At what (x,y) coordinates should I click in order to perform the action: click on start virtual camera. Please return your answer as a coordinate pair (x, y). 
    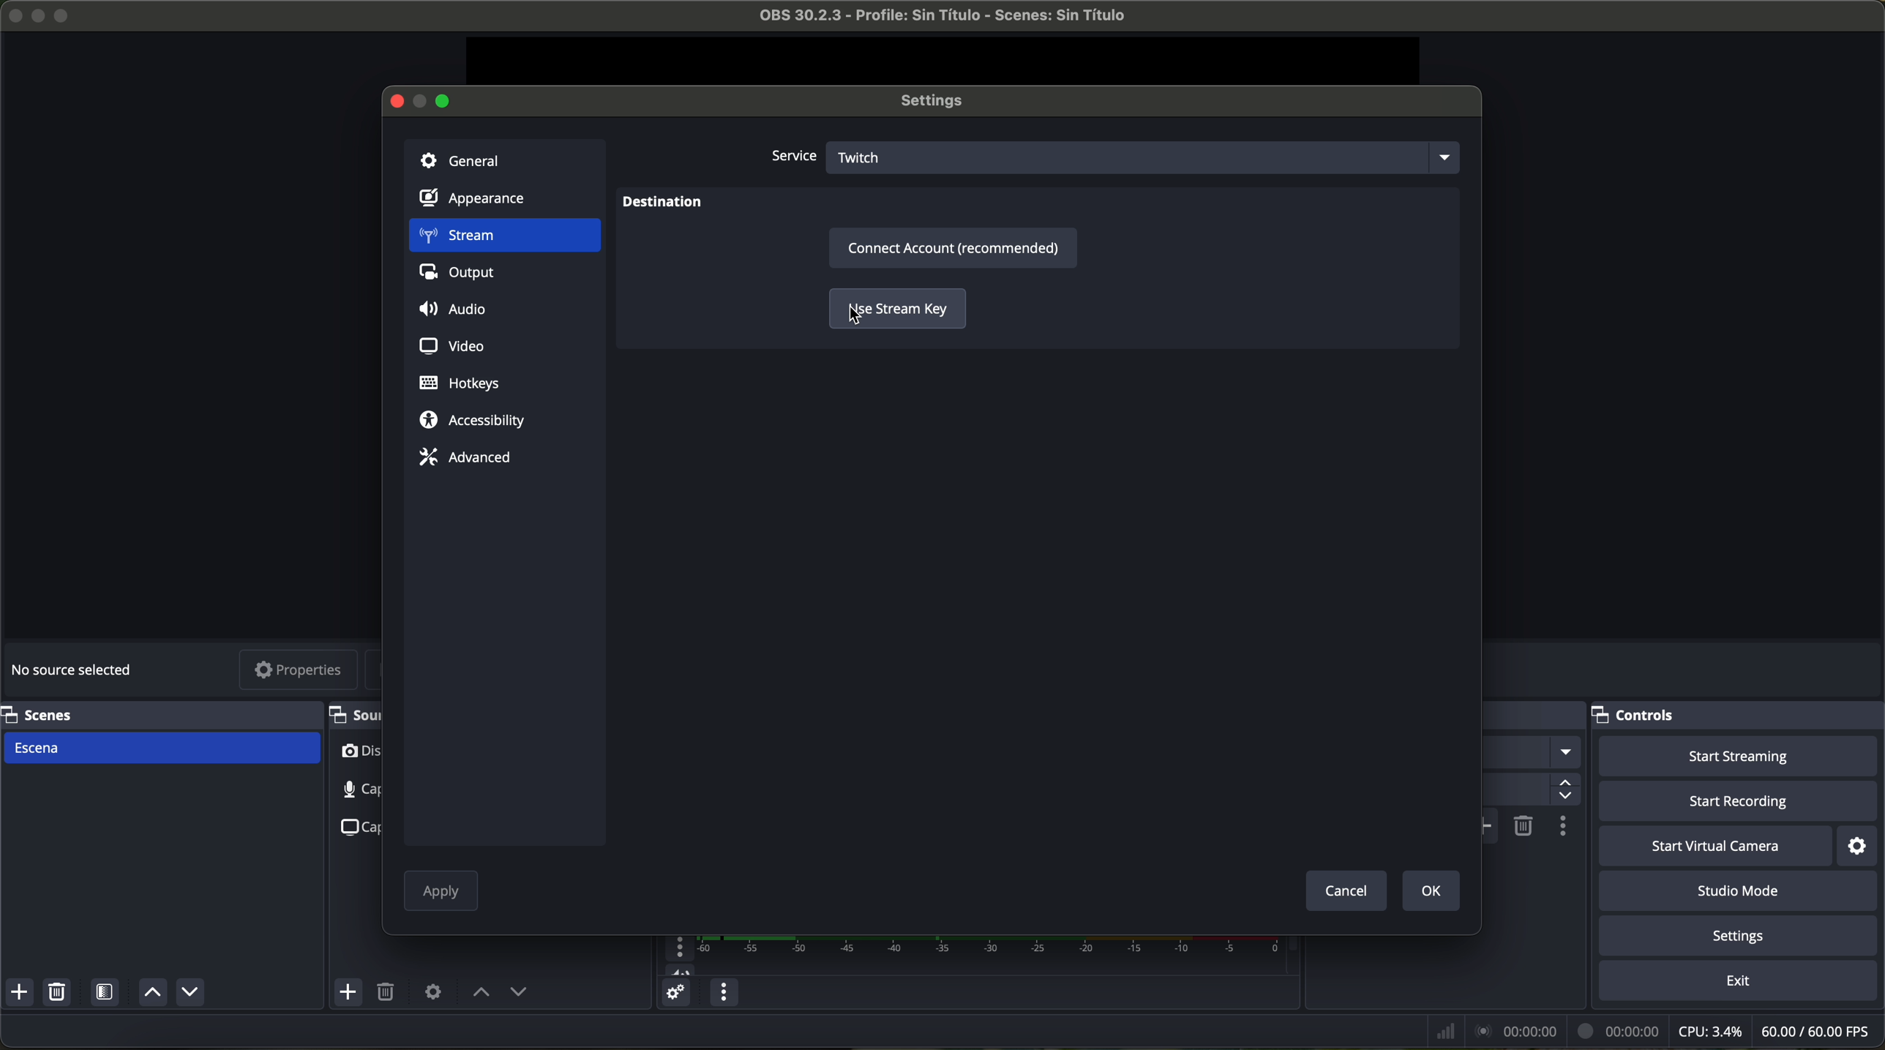
    Looking at the image, I should click on (1715, 847).